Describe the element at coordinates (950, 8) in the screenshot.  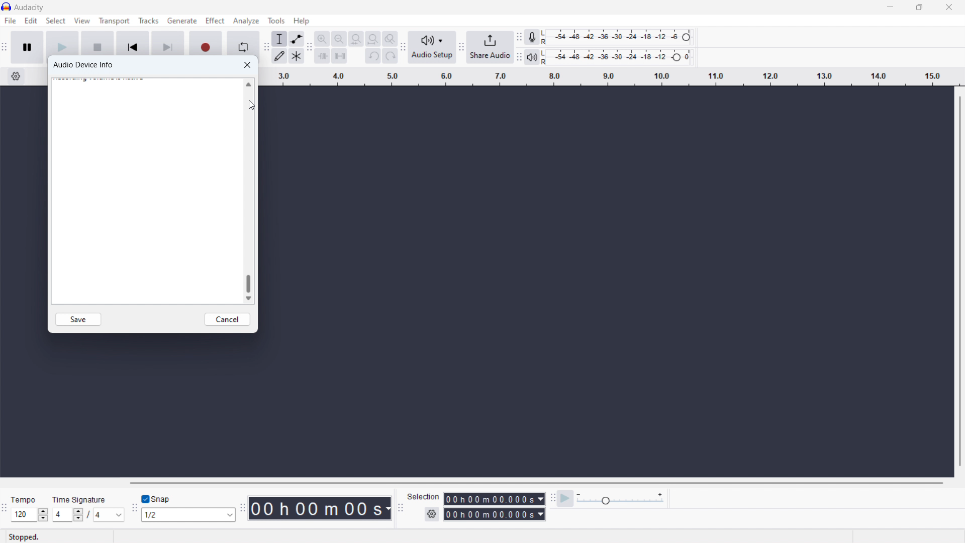
I see `close` at that location.